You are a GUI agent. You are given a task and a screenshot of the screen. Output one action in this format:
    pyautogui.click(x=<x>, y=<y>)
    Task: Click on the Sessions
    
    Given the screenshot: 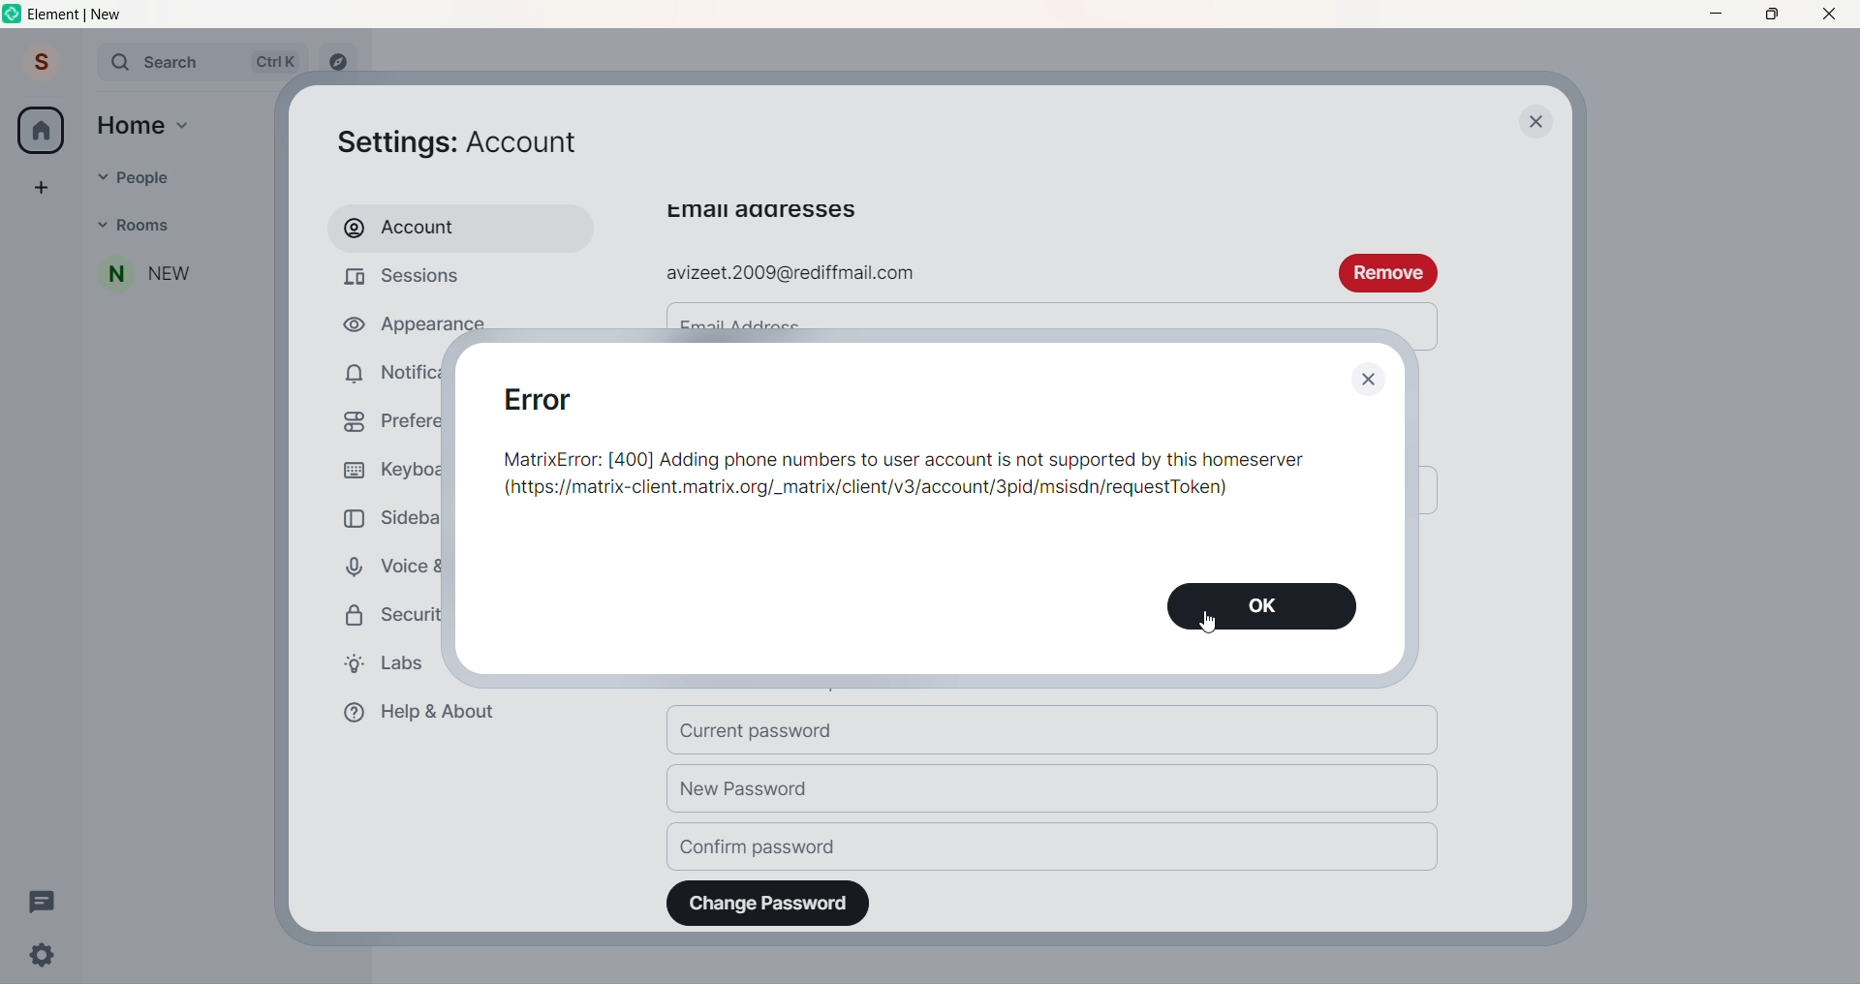 What is the action you would take?
    pyautogui.click(x=417, y=278)
    